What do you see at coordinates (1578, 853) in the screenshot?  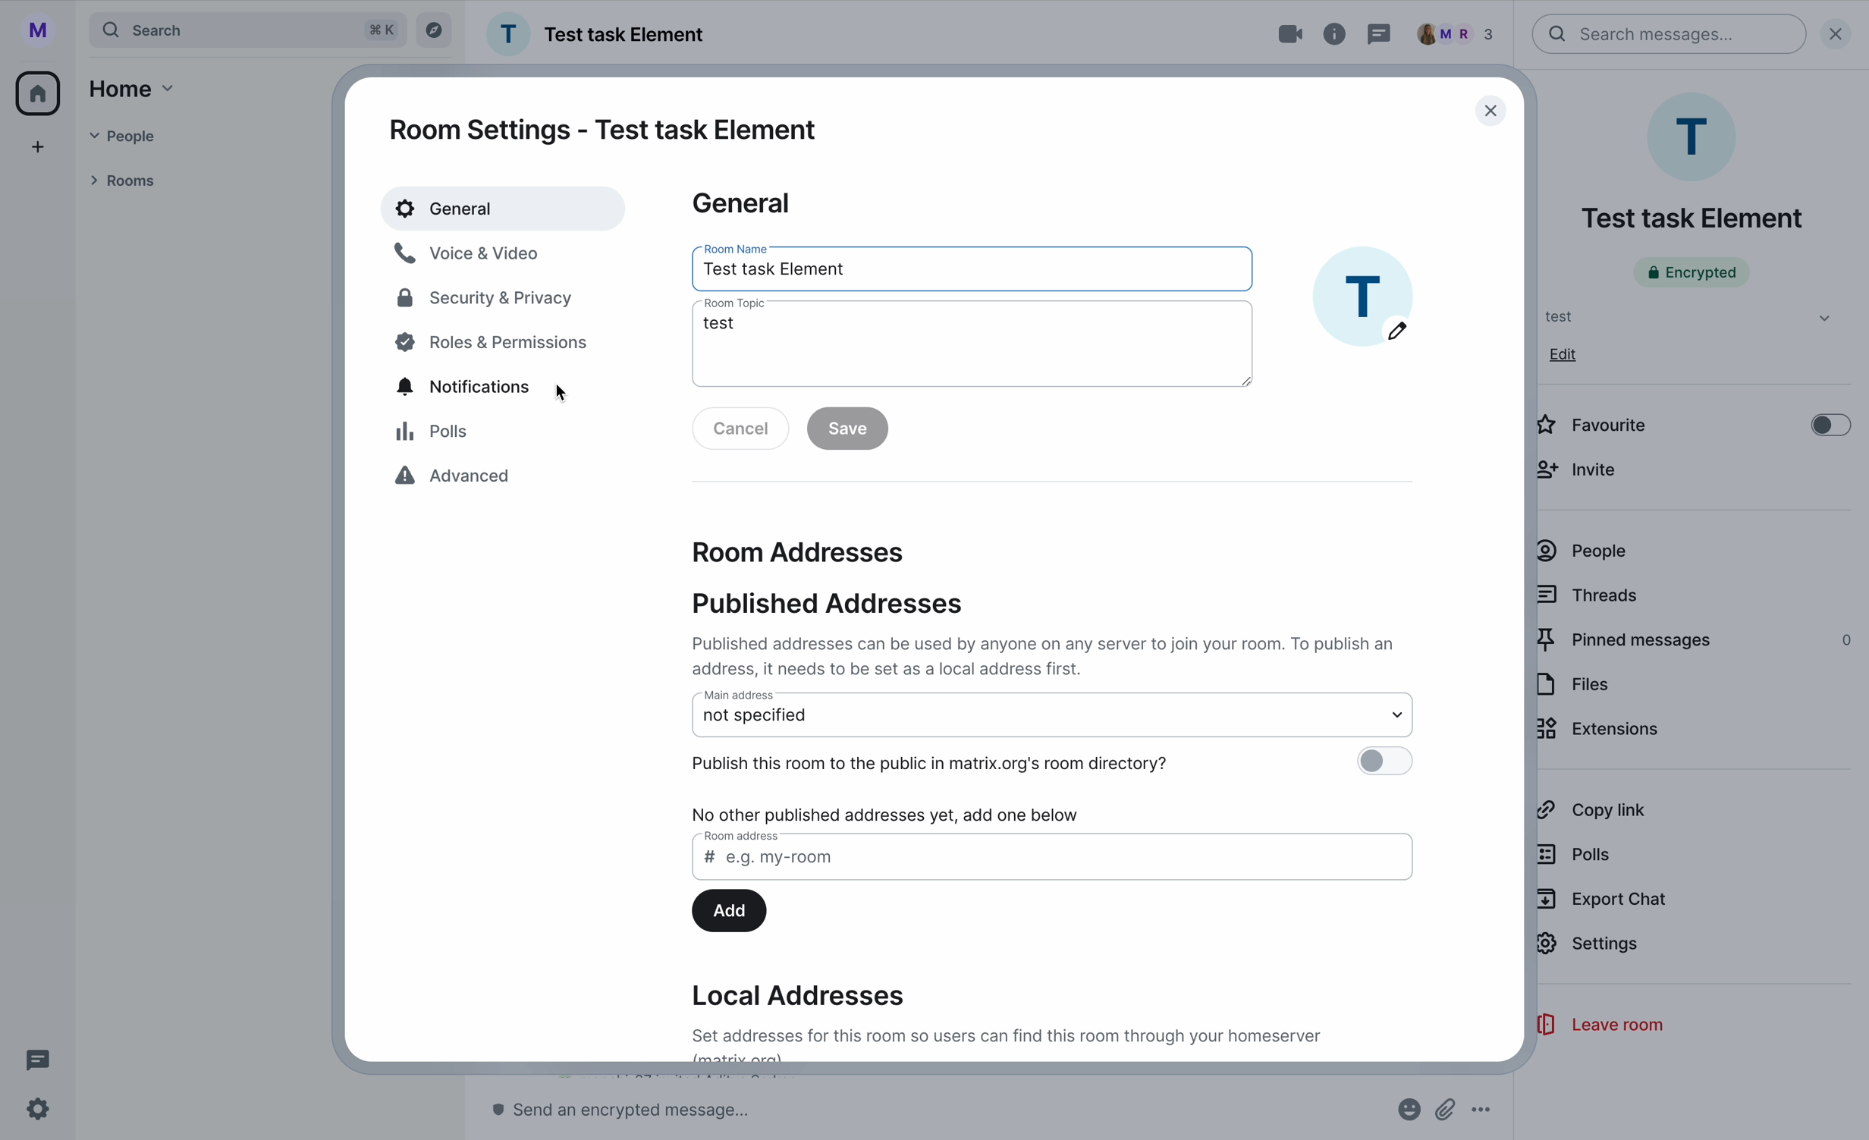 I see `polls` at bounding box center [1578, 853].